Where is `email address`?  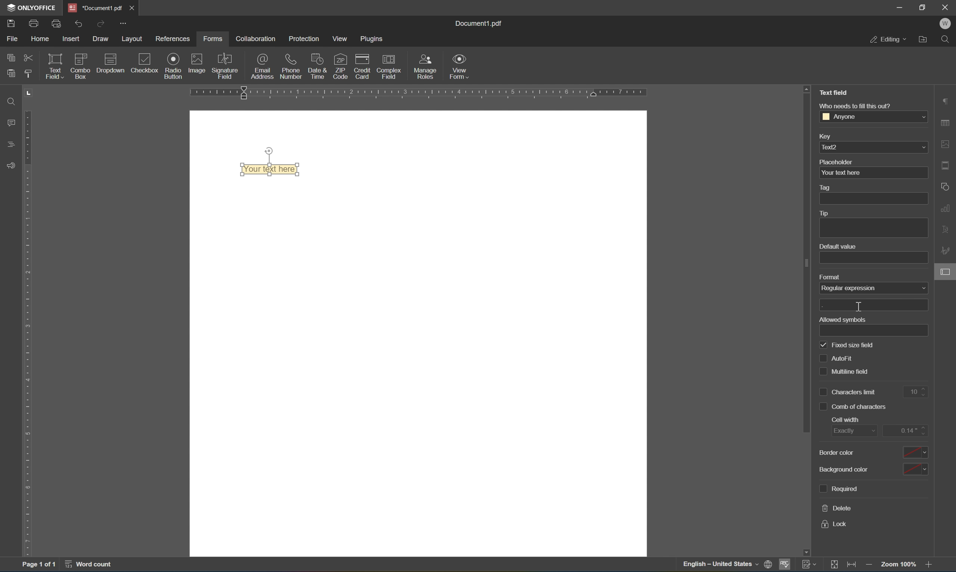 email address is located at coordinates (262, 67).